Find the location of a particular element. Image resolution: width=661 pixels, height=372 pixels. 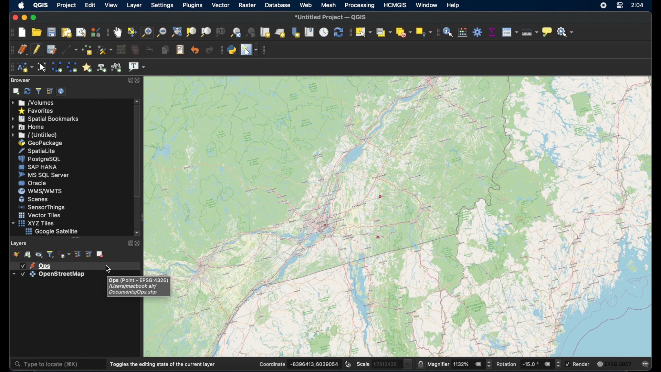

select features by value is located at coordinates (383, 32).